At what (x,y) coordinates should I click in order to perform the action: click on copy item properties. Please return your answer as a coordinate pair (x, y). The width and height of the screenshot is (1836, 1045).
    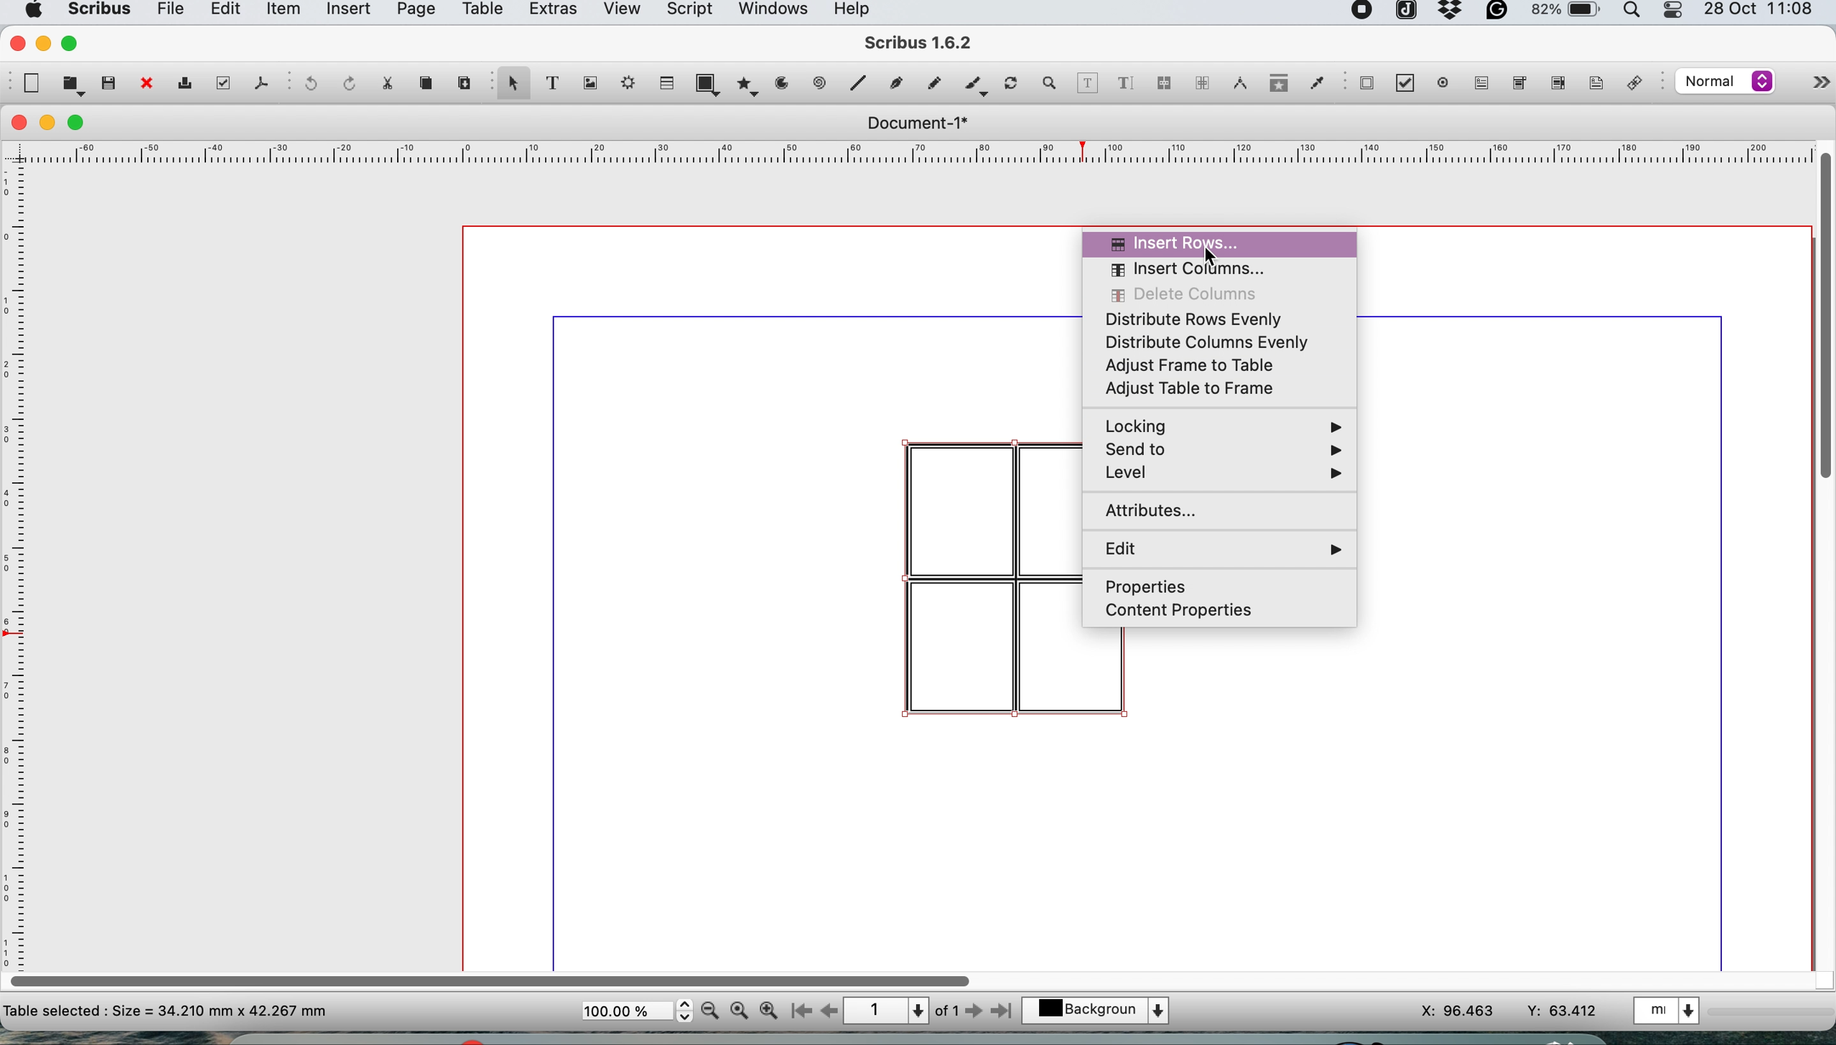
    Looking at the image, I should click on (1275, 87).